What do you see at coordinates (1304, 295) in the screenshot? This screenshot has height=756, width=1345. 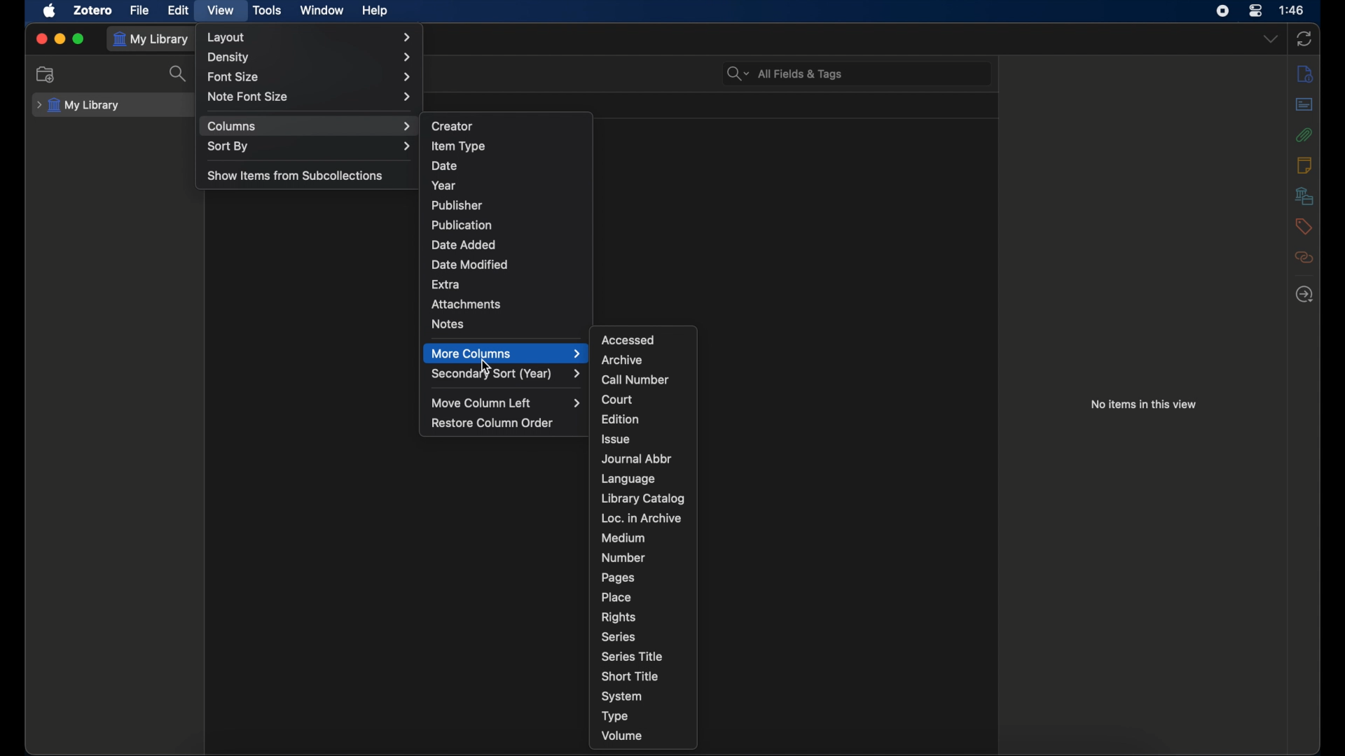 I see `locate` at bounding box center [1304, 295].